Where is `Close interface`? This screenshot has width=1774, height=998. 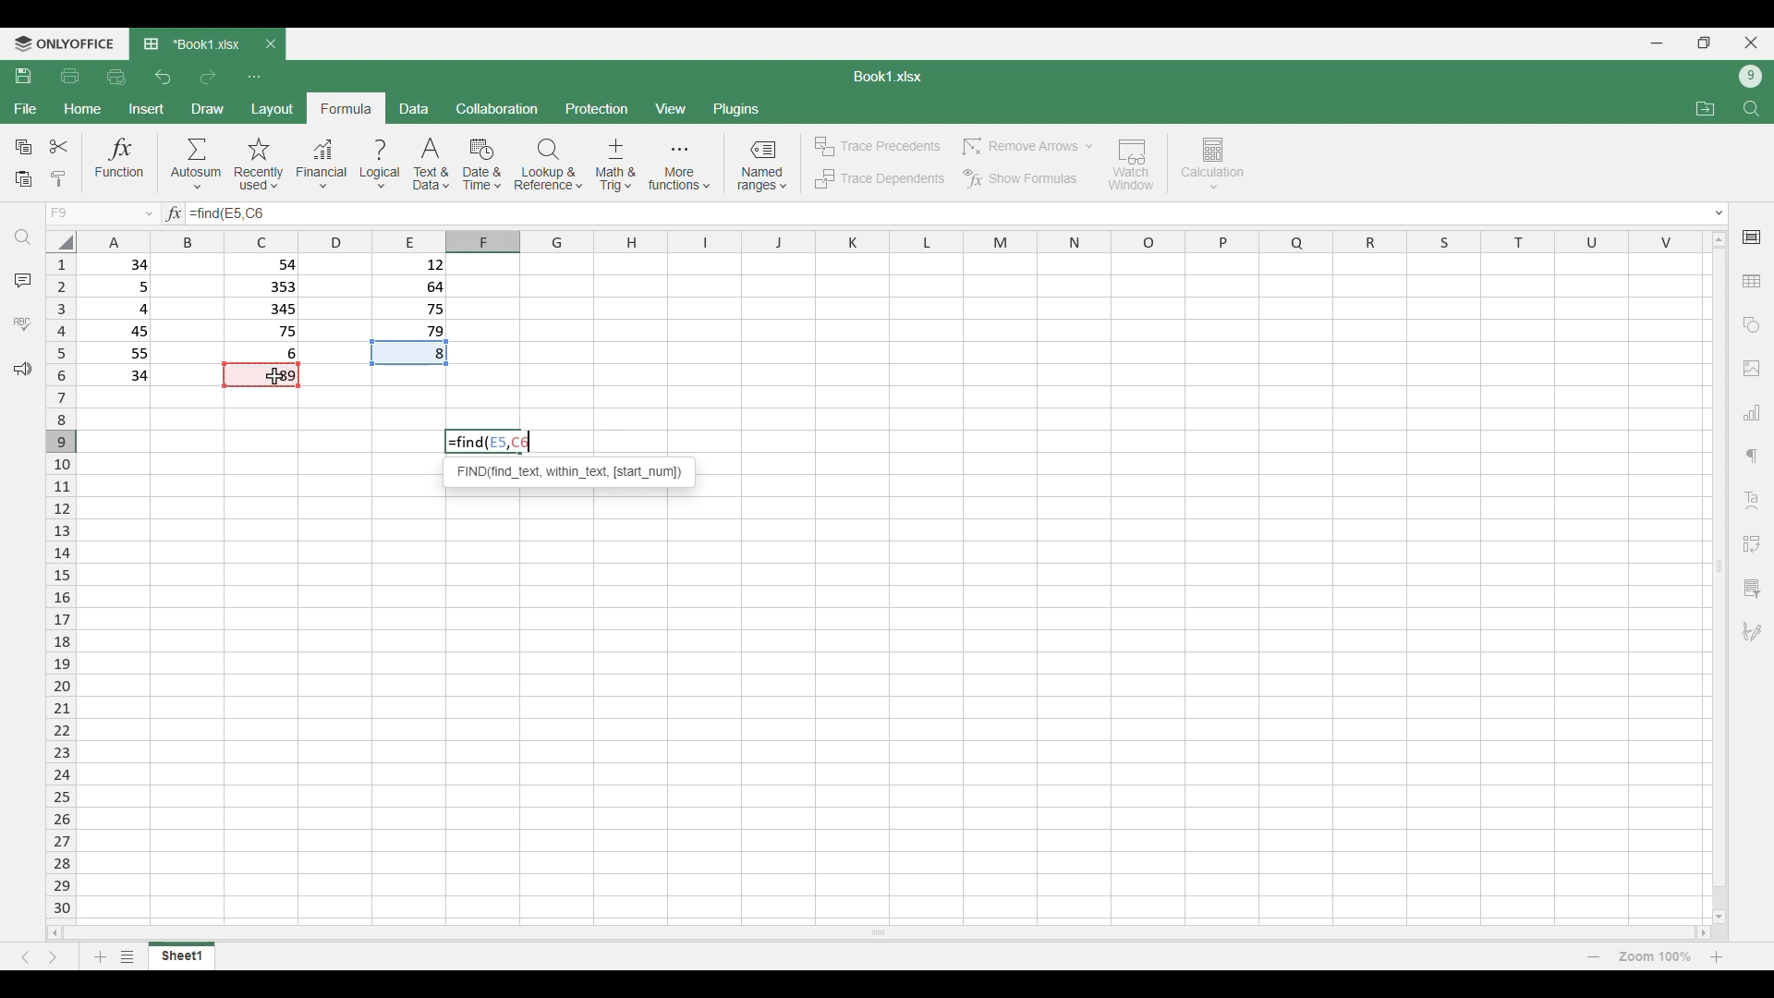
Close interface is located at coordinates (1752, 43).